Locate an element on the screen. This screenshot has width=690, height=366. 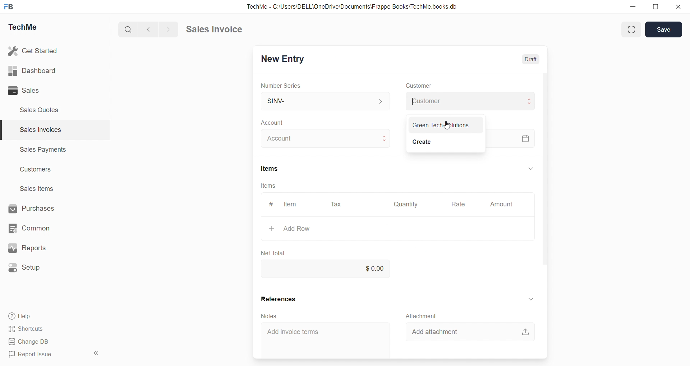
Sales is located at coordinates (24, 90).